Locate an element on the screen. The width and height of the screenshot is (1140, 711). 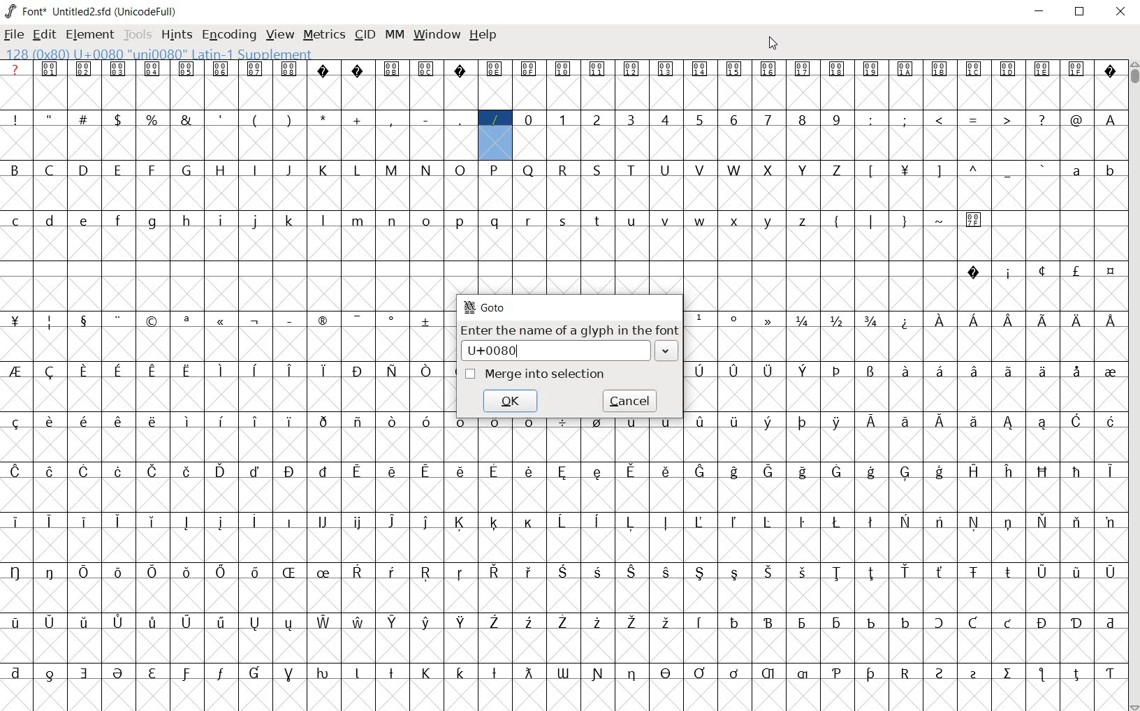
glyph is located at coordinates (734, 472).